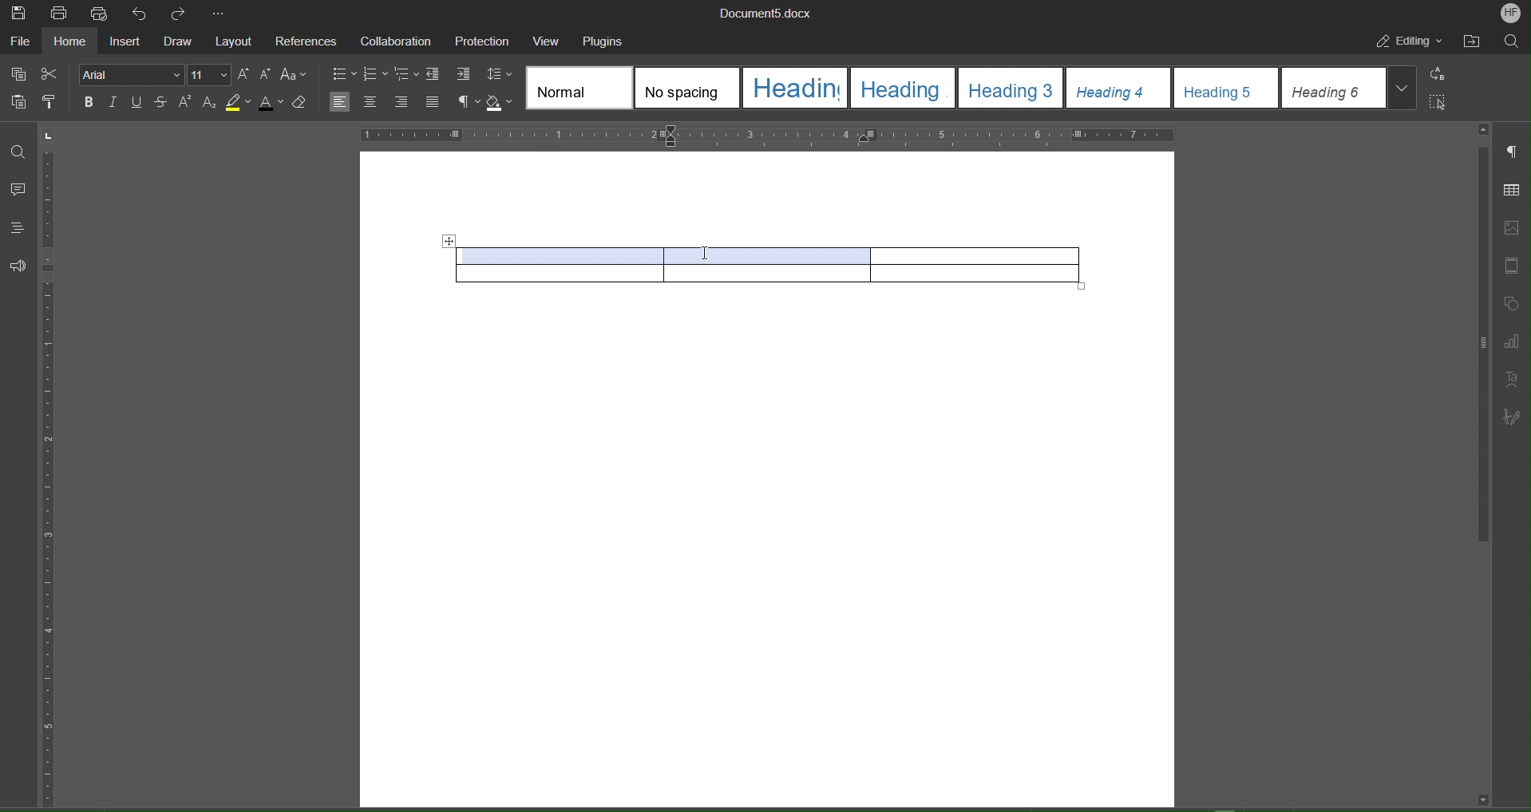  What do you see at coordinates (1515, 377) in the screenshot?
I see `Text Art` at bounding box center [1515, 377].